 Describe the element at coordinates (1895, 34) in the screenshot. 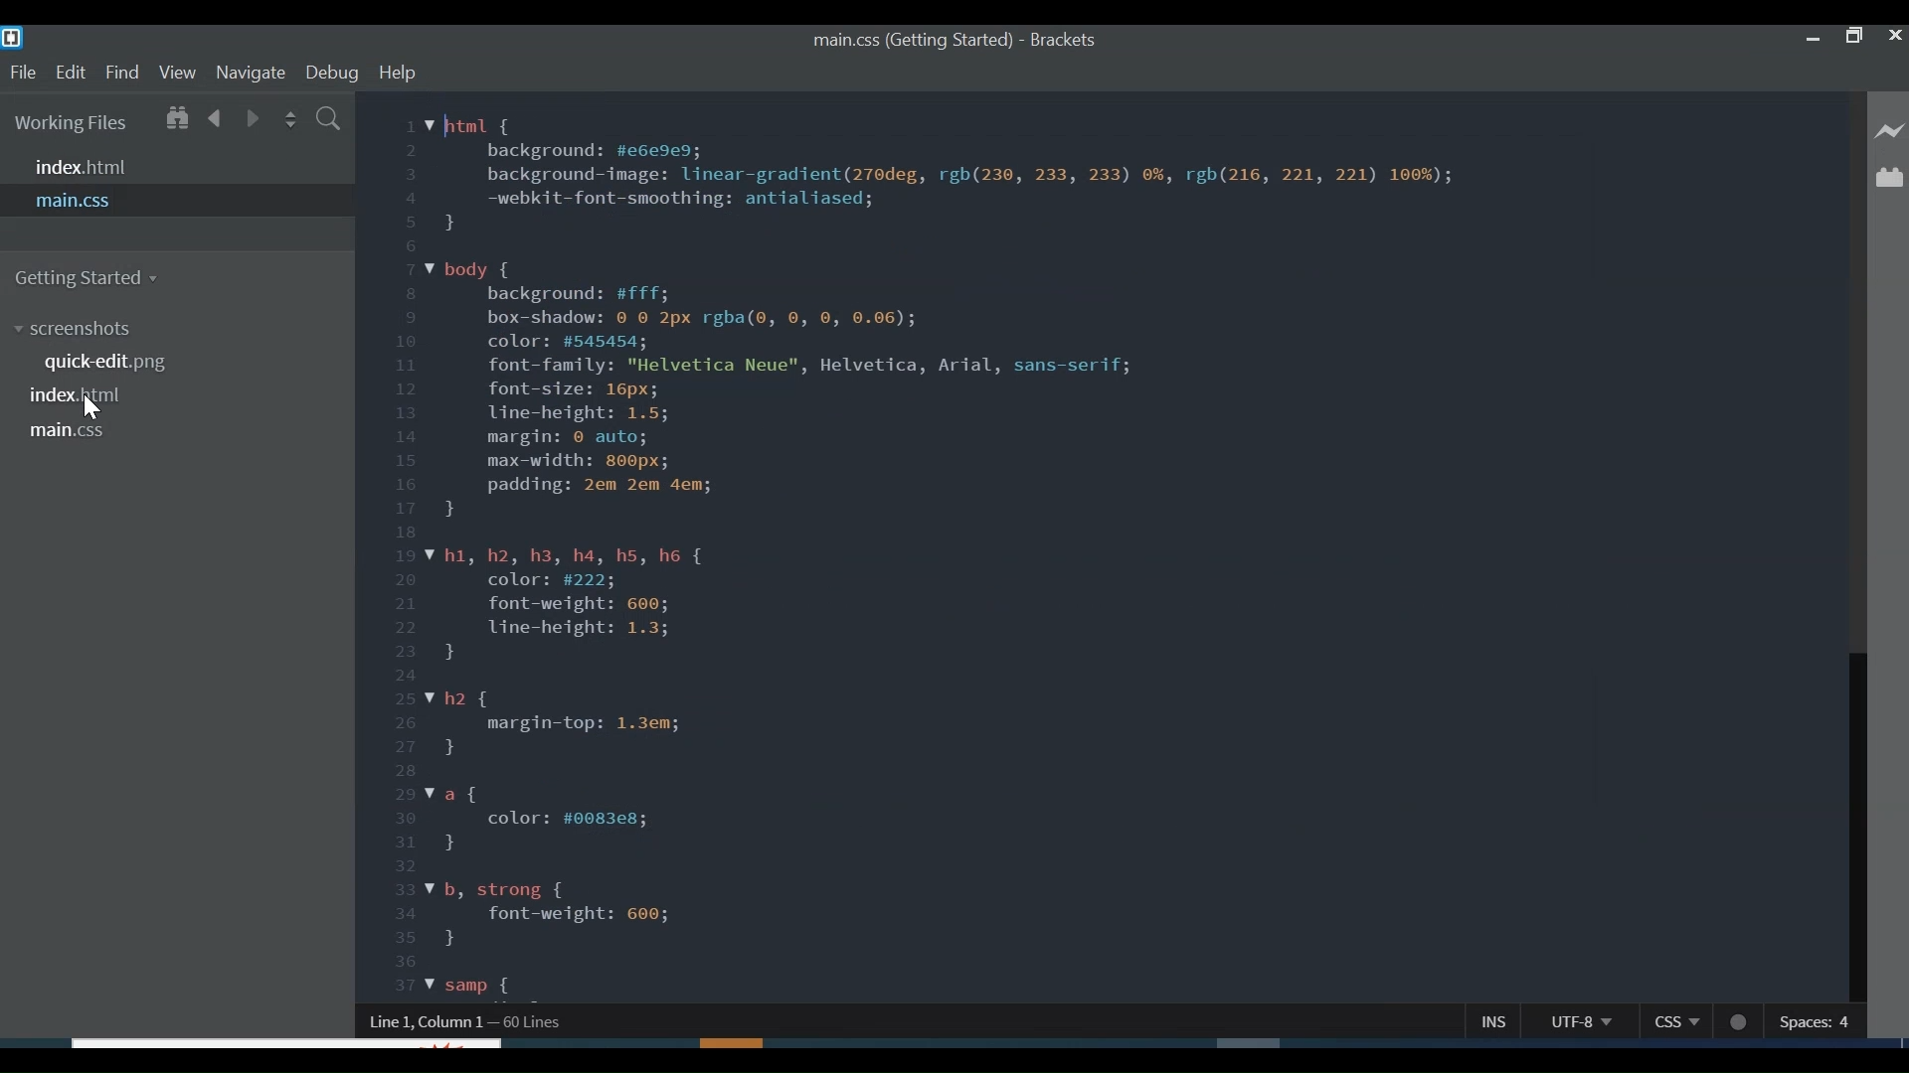

I see `Close` at that location.